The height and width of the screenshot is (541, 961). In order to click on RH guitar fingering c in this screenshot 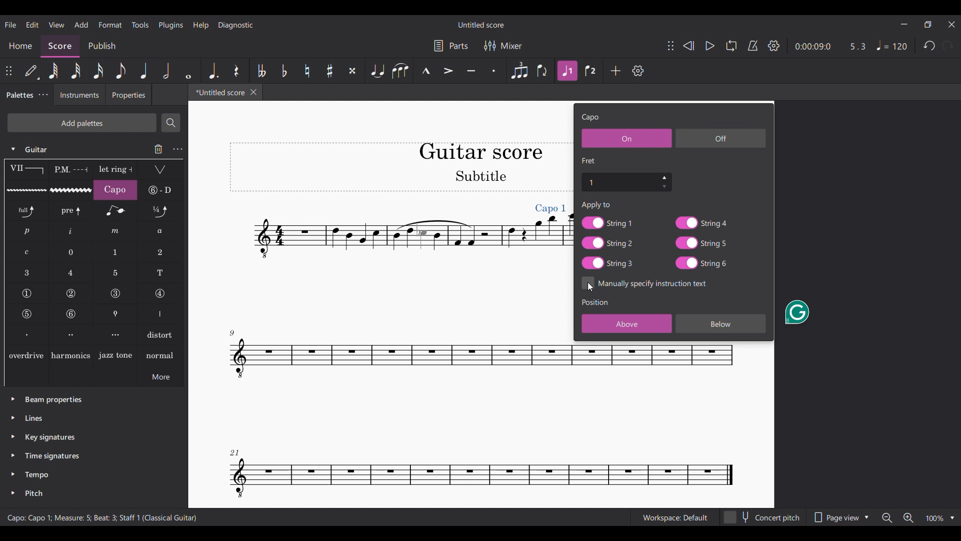, I will do `click(27, 252)`.